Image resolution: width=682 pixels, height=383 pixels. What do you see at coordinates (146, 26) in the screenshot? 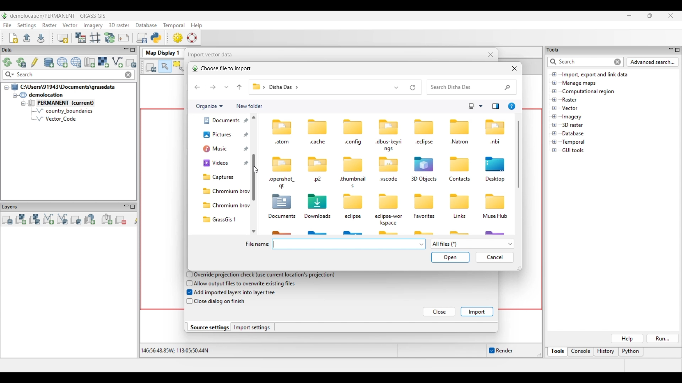
I see `Database menu` at bounding box center [146, 26].